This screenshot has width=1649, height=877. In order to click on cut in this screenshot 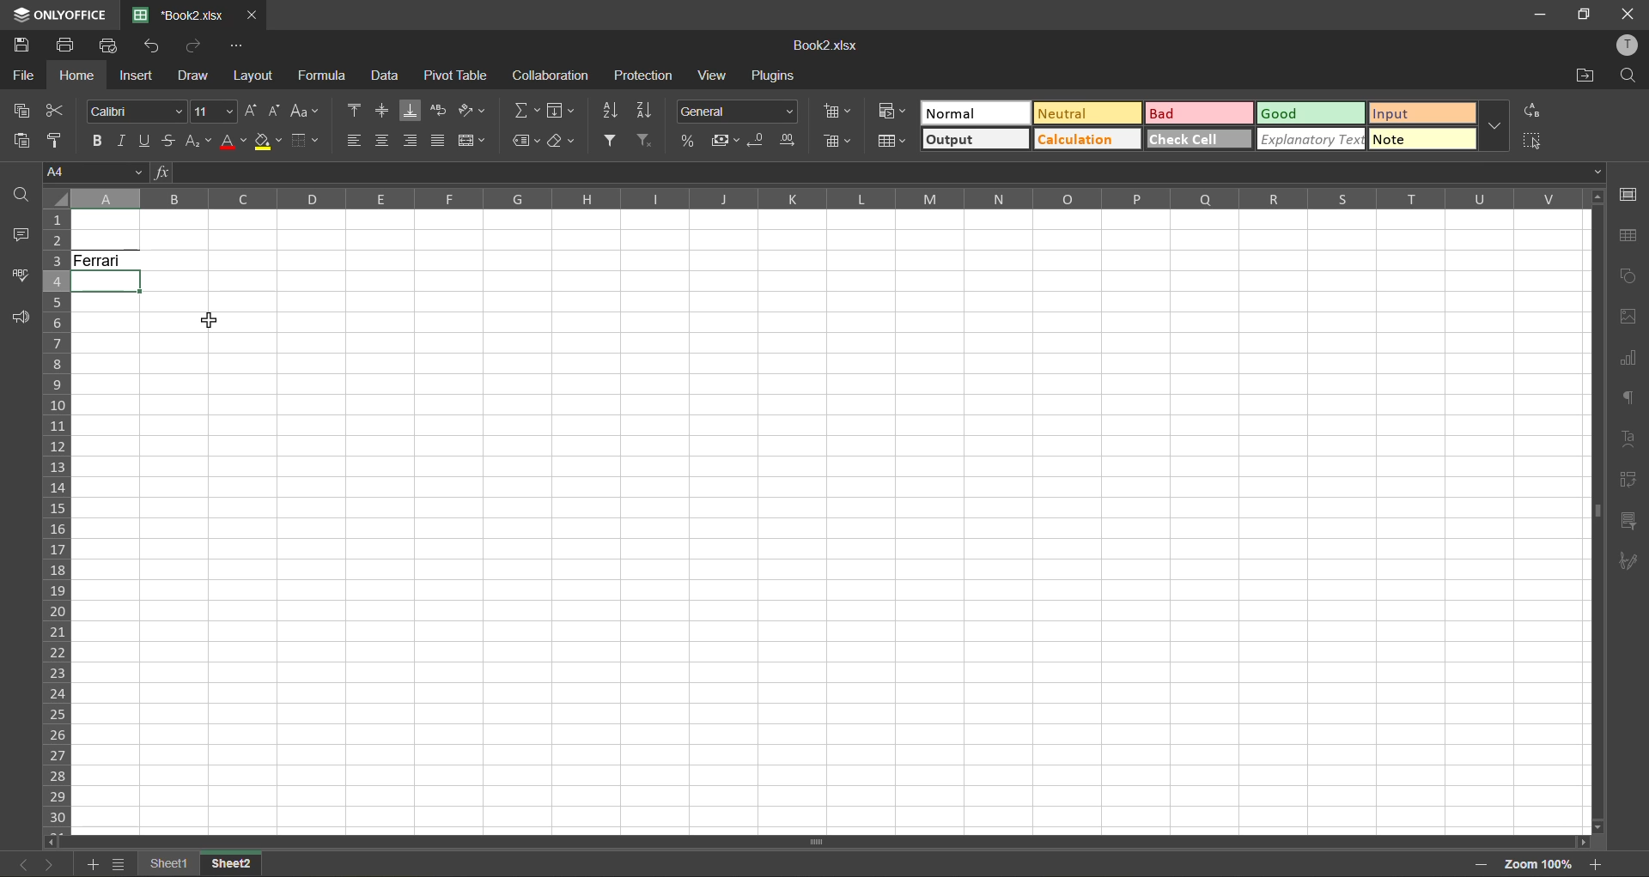, I will do `click(58, 110)`.